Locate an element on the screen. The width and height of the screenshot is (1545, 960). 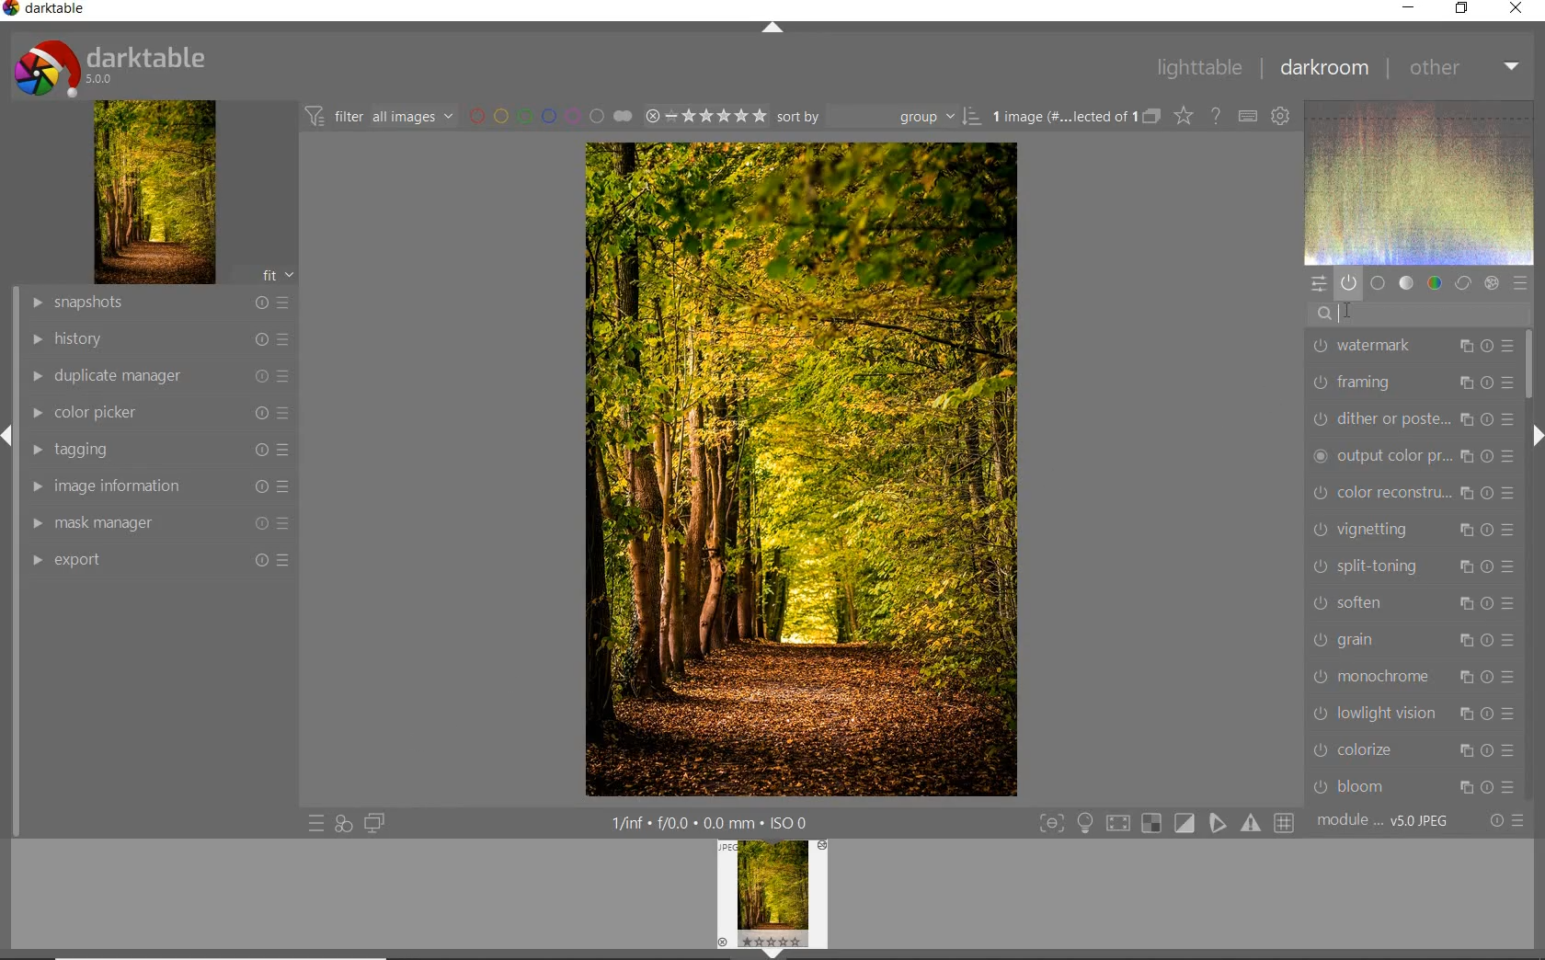
selected image range rating is located at coordinates (705, 117).